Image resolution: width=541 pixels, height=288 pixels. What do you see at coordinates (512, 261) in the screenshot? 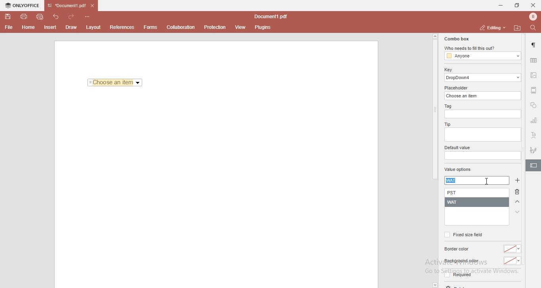
I see `color dropdown` at bounding box center [512, 261].